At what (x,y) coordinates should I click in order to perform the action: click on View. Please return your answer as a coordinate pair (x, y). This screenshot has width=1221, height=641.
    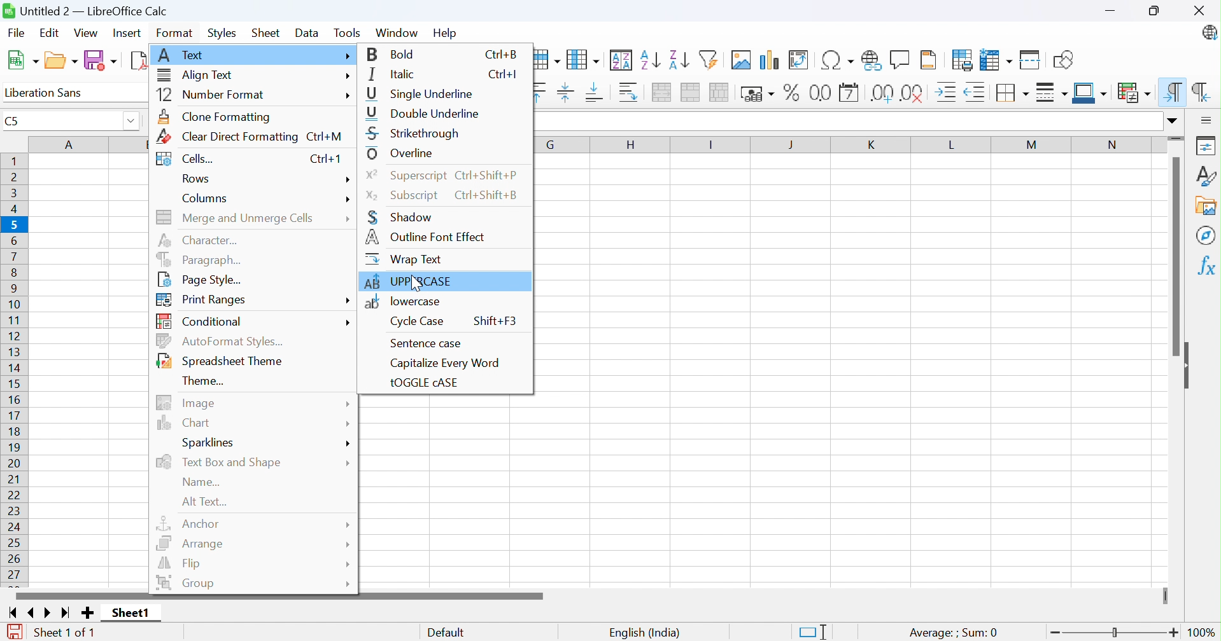
    Looking at the image, I should click on (87, 33).